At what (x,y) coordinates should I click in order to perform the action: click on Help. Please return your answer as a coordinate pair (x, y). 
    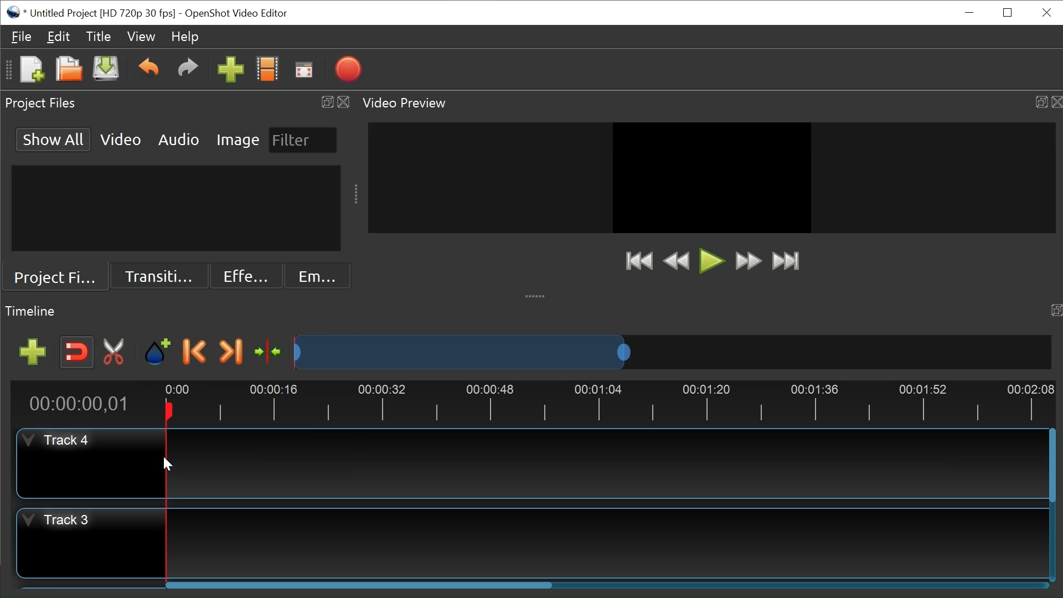
    Looking at the image, I should click on (185, 37).